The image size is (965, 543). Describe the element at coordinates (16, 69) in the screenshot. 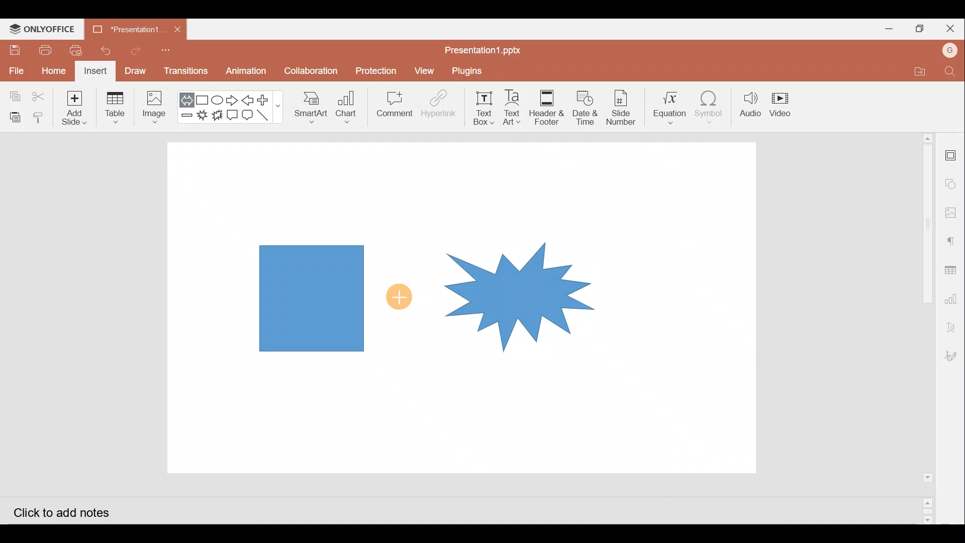

I see `File` at that location.